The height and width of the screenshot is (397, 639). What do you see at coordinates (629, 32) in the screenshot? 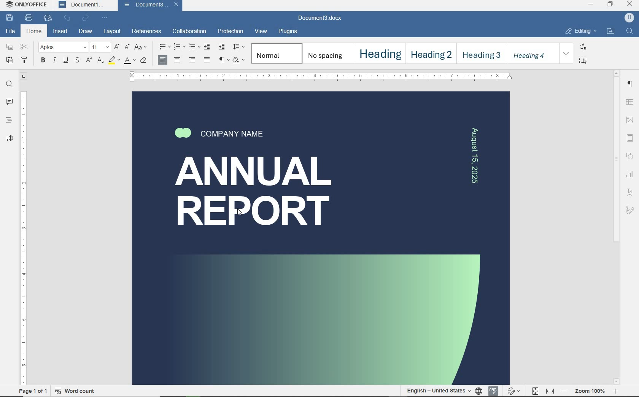
I see `find` at bounding box center [629, 32].